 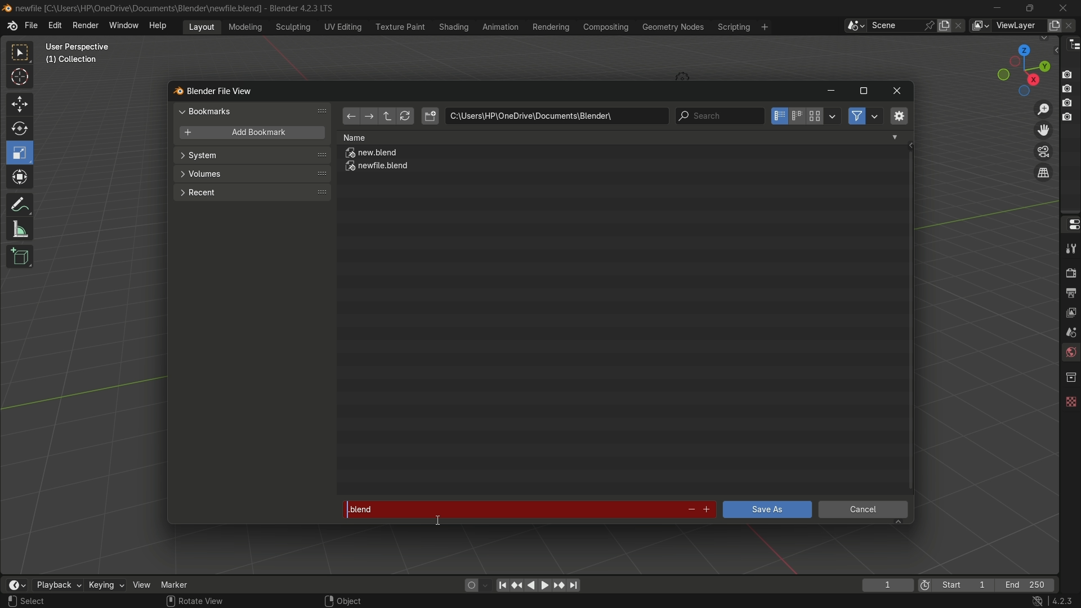 What do you see at coordinates (430, 116) in the screenshot?
I see `new directory` at bounding box center [430, 116].